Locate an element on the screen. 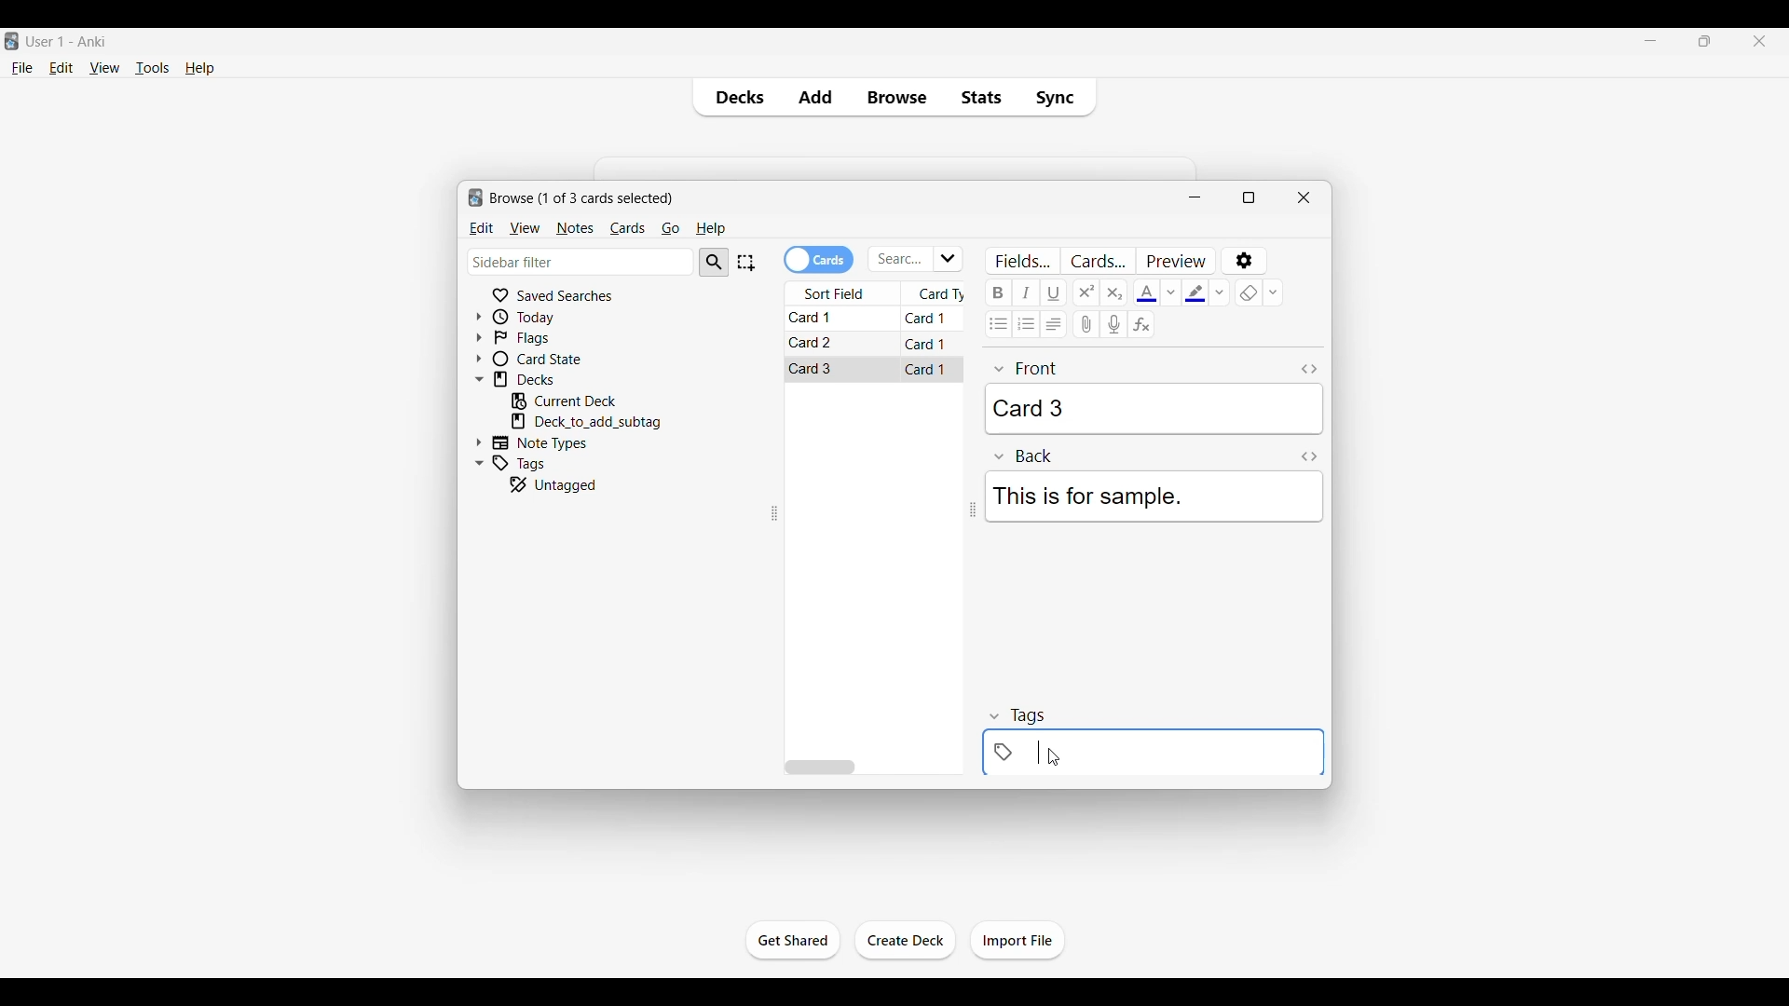  Card 3 is located at coordinates (1154, 409).